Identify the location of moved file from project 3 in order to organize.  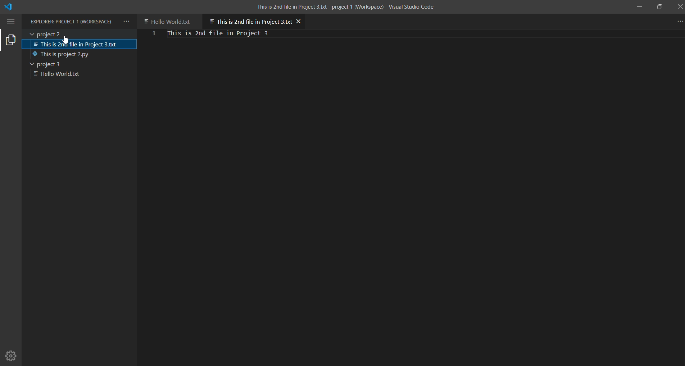
(78, 44).